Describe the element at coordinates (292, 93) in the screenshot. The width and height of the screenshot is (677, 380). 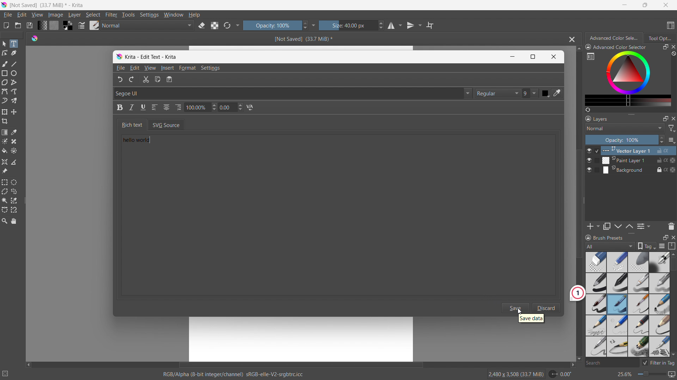
I see `Segoe UI` at that location.